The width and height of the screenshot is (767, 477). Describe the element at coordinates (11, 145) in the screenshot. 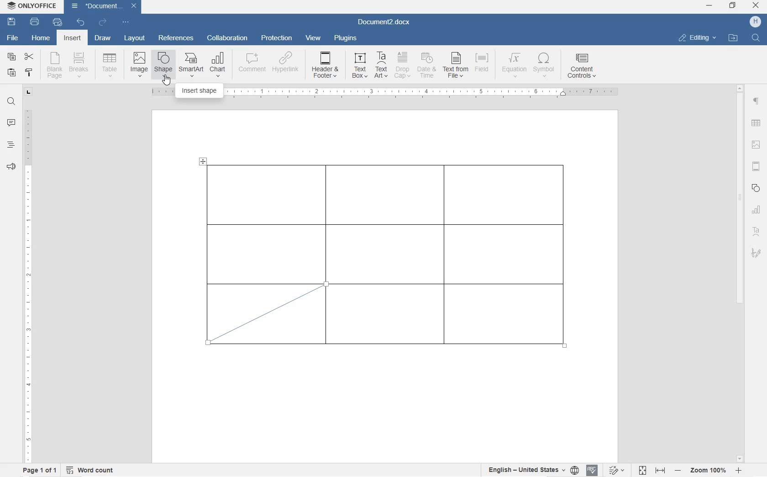

I see `headings` at that location.